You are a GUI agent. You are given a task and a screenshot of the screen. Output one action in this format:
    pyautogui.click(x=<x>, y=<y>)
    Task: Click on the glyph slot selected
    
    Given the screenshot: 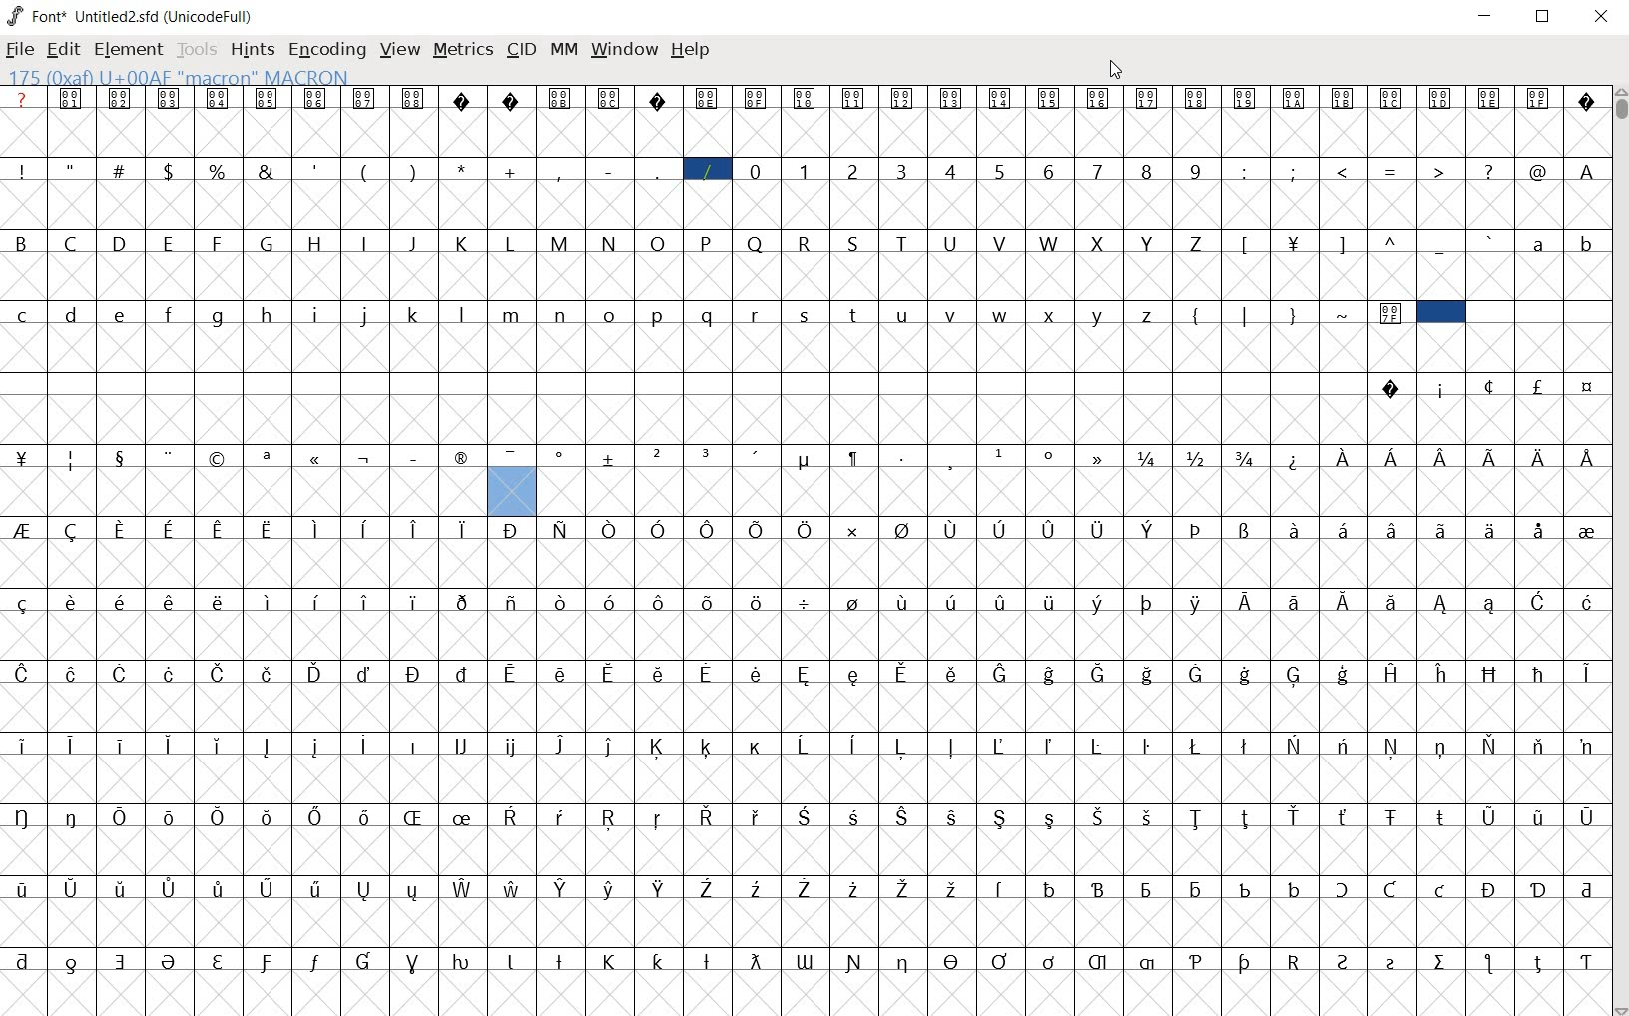 What is the action you would take?
    pyautogui.click(x=510, y=492)
    